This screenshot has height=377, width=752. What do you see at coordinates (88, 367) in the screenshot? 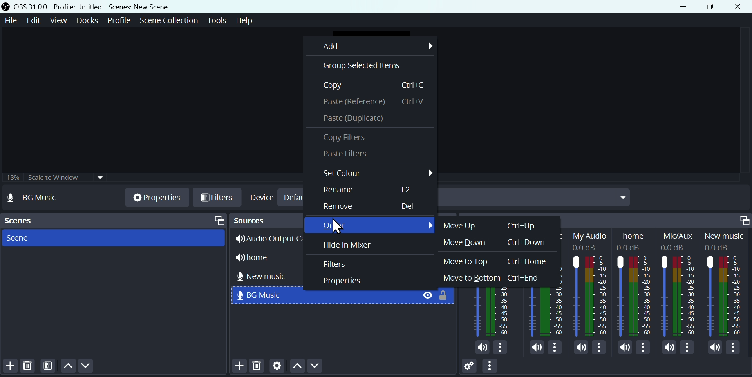
I see `Down` at bounding box center [88, 367].